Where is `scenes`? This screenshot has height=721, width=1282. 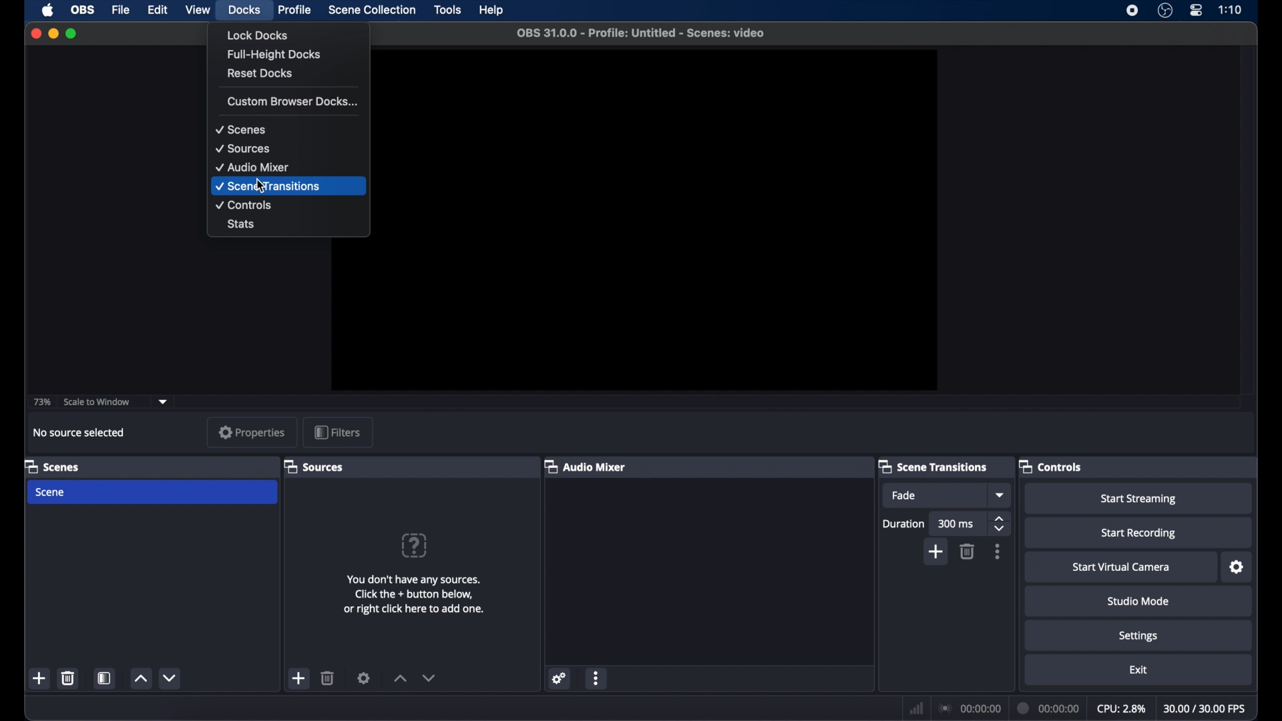 scenes is located at coordinates (51, 466).